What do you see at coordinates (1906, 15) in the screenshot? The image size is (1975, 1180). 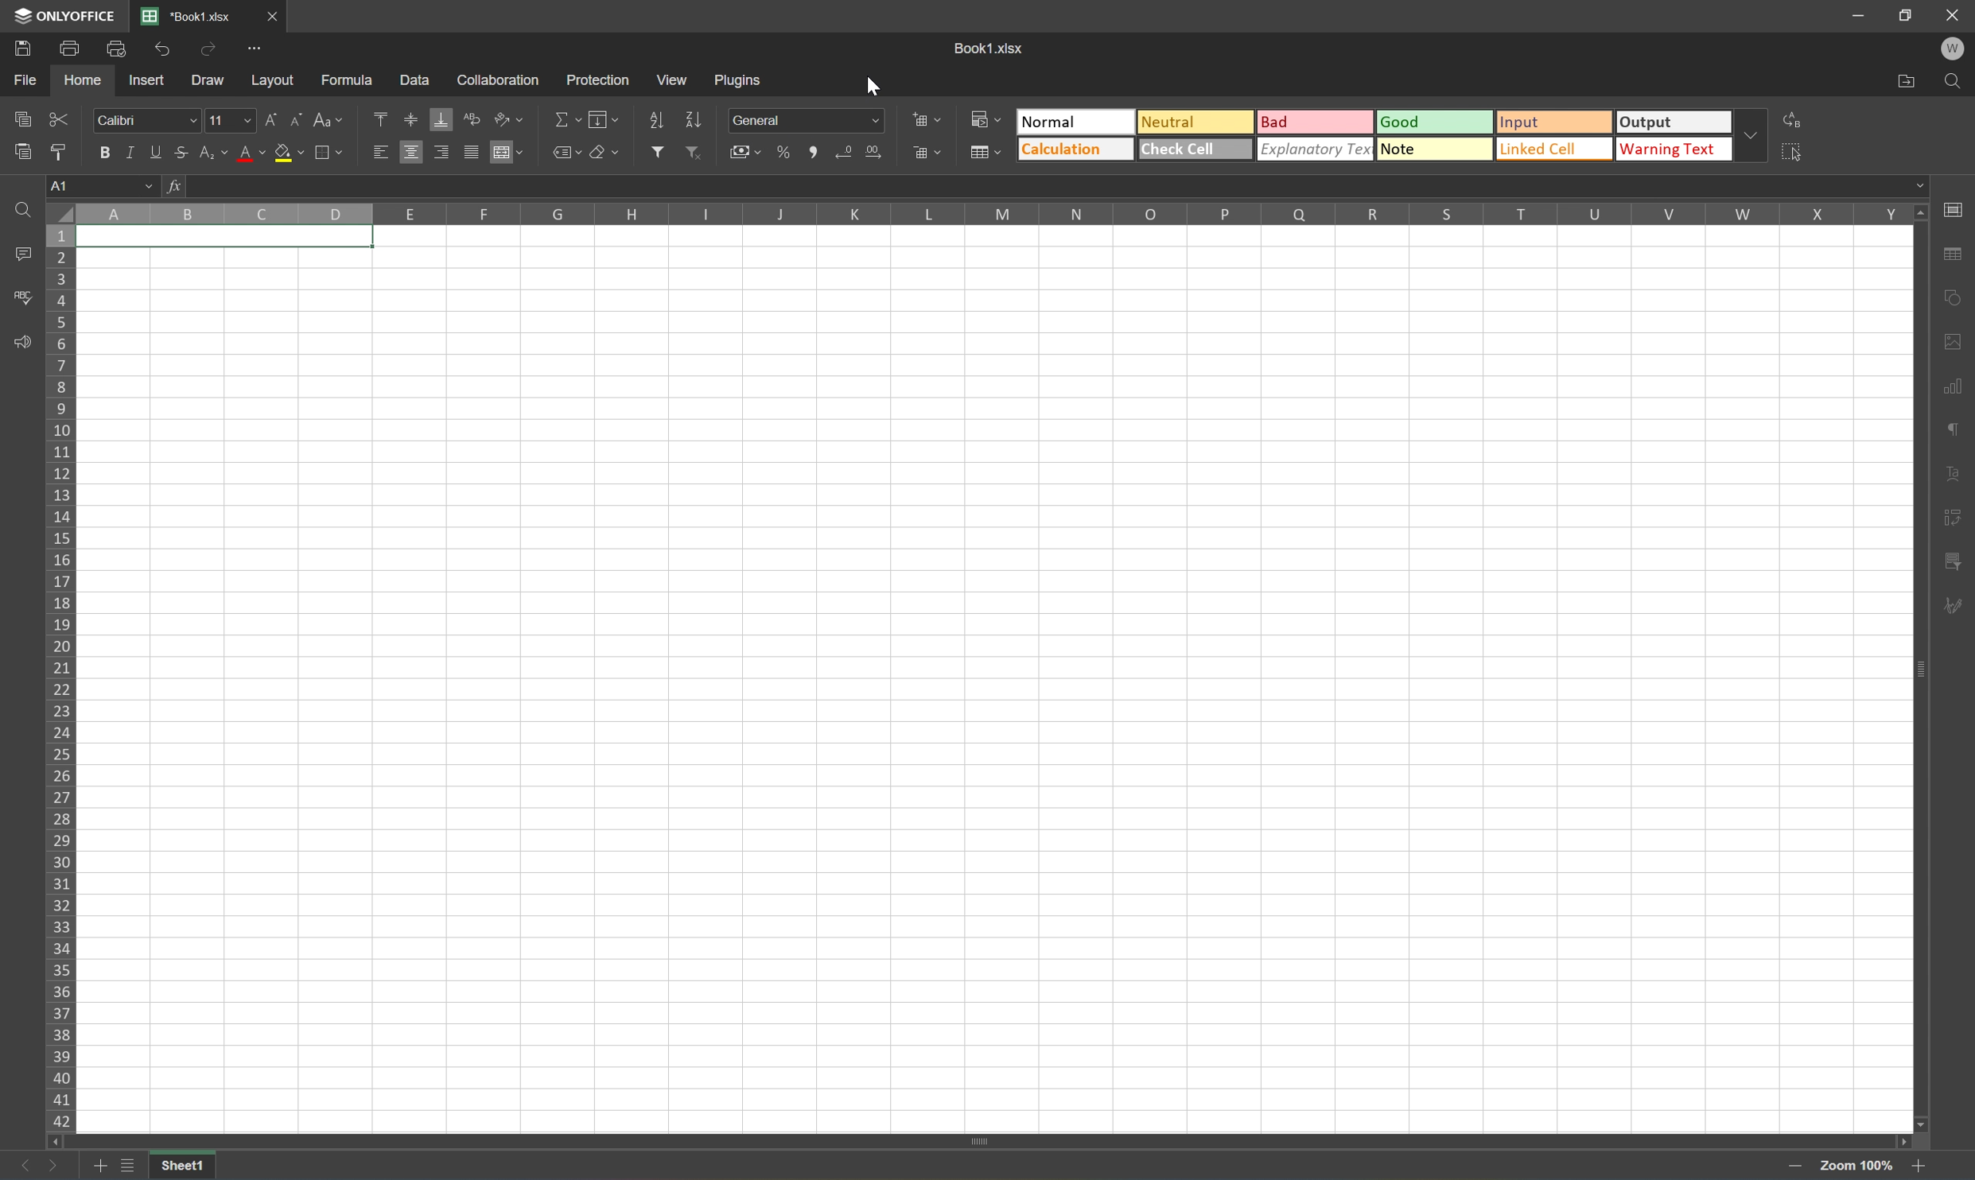 I see `Restore down` at bounding box center [1906, 15].